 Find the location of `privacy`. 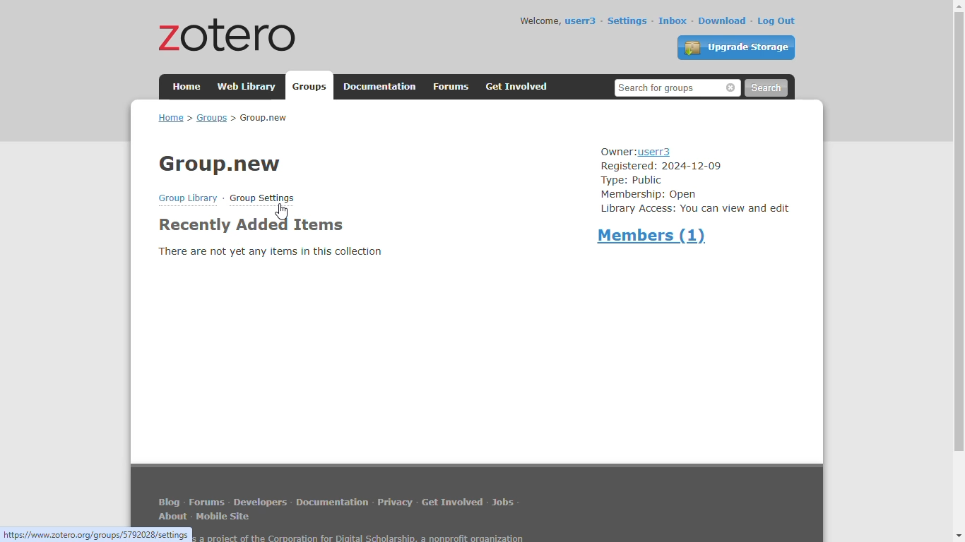

privacy is located at coordinates (395, 502).